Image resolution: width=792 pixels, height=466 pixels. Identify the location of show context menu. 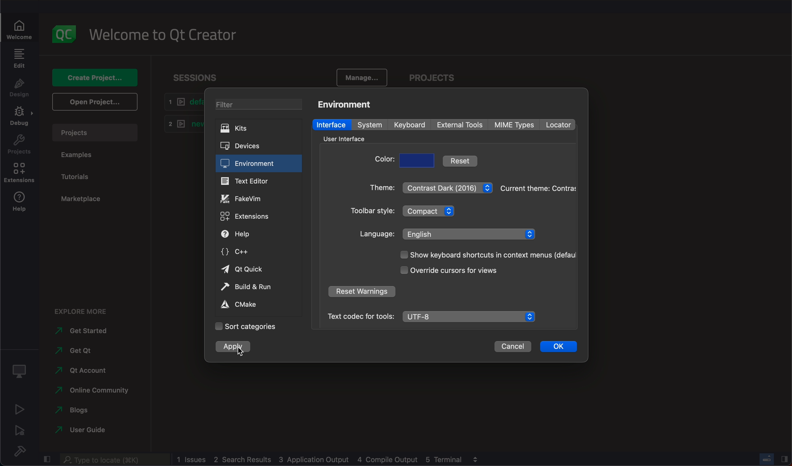
(487, 255).